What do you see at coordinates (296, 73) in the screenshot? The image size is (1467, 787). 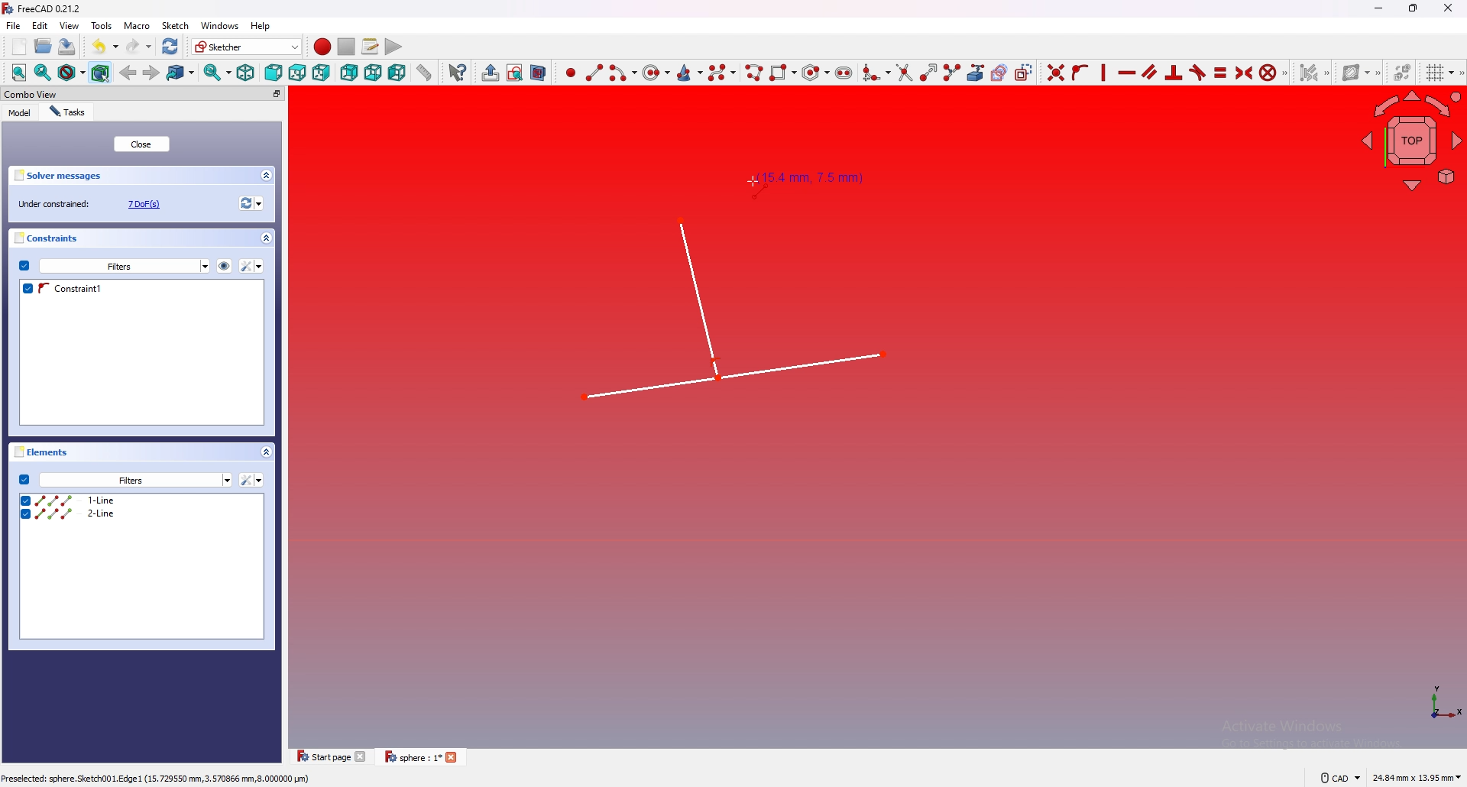 I see `Top` at bounding box center [296, 73].